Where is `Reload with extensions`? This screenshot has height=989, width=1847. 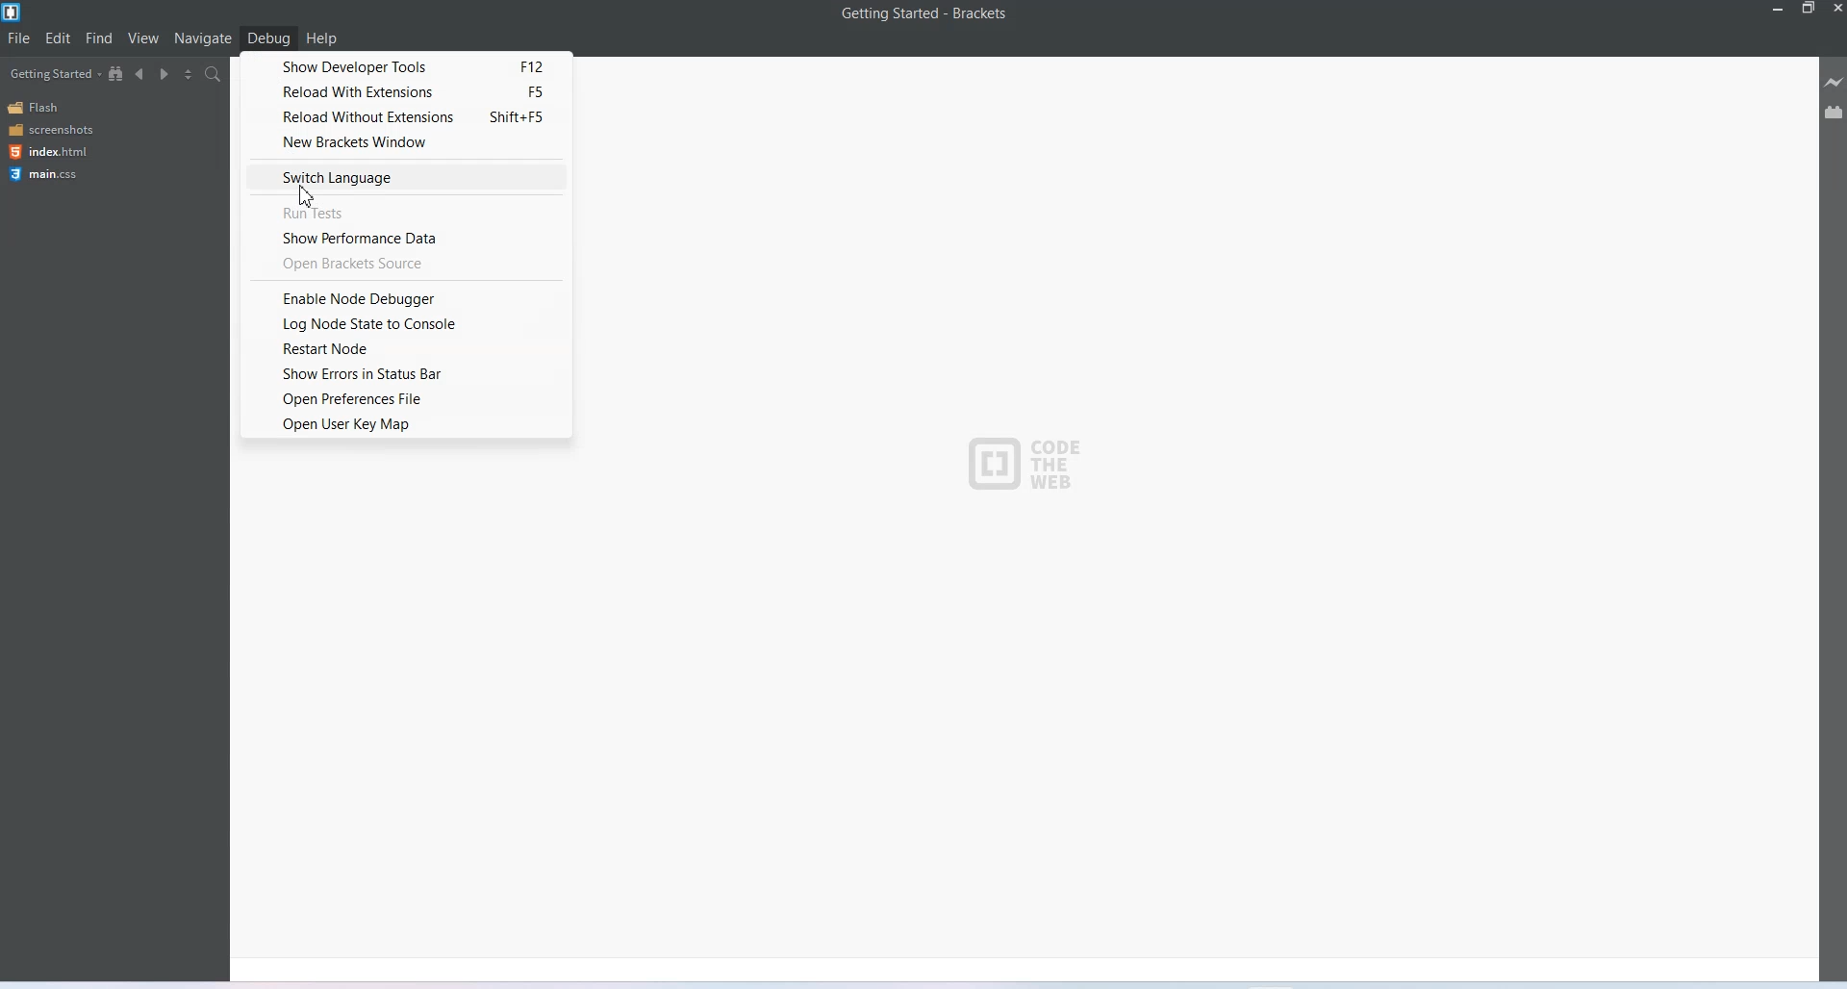 Reload with extensions is located at coordinates (403, 91).